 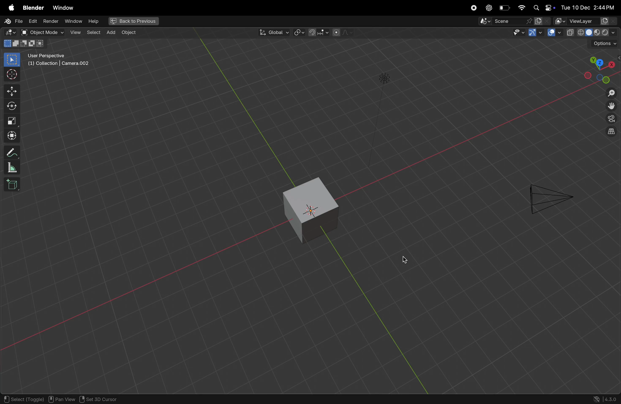 What do you see at coordinates (75, 33) in the screenshot?
I see `view` at bounding box center [75, 33].